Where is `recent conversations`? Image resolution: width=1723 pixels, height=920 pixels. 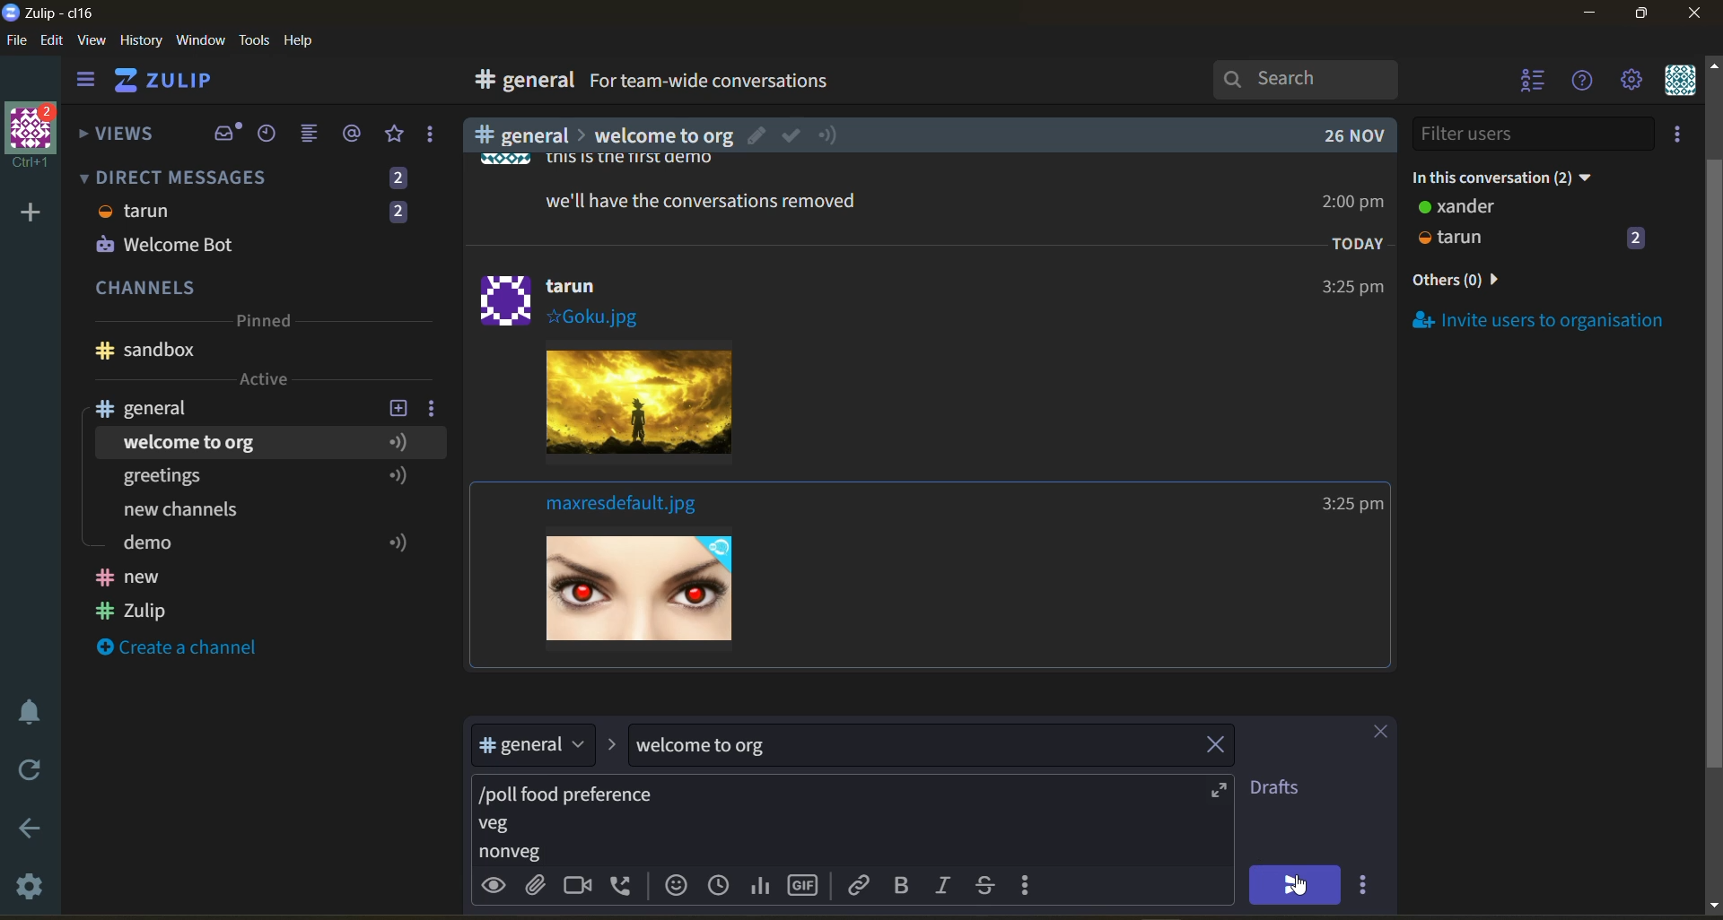
recent conversations is located at coordinates (273, 135).